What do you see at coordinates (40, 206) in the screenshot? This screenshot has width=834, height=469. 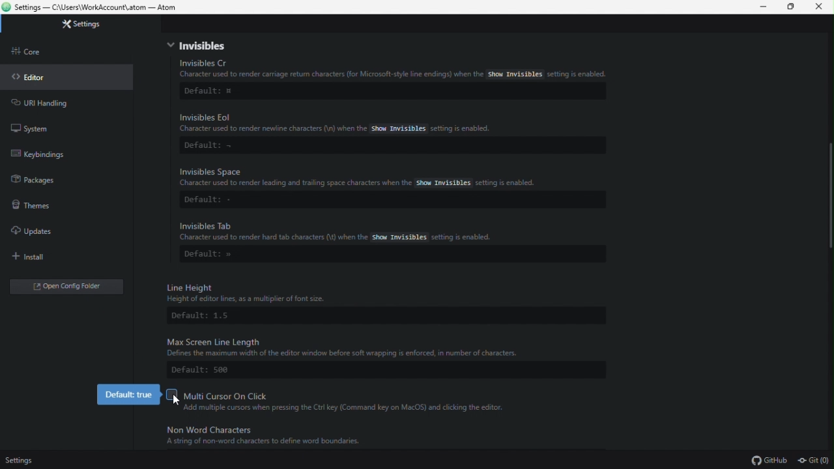 I see `Theme` at bounding box center [40, 206].